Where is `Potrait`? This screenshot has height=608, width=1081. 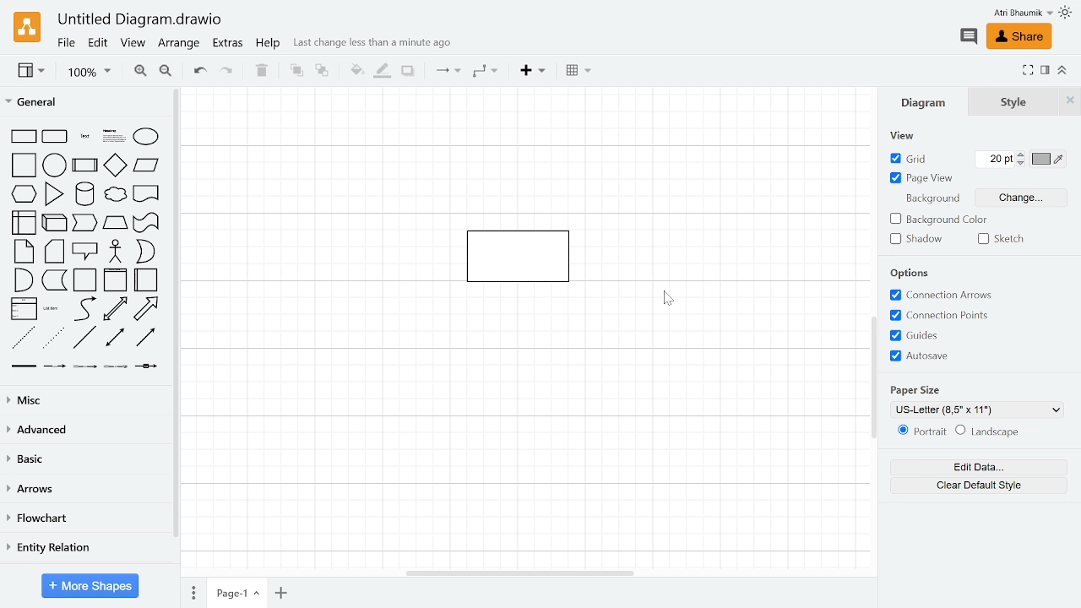 Potrait is located at coordinates (921, 431).